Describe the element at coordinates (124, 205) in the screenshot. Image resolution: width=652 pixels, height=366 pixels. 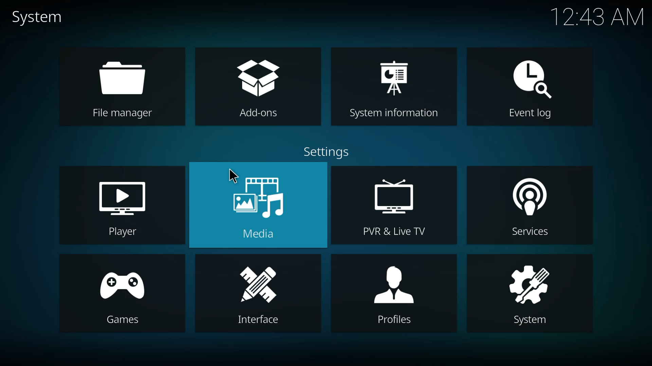
I see `player` at that location.